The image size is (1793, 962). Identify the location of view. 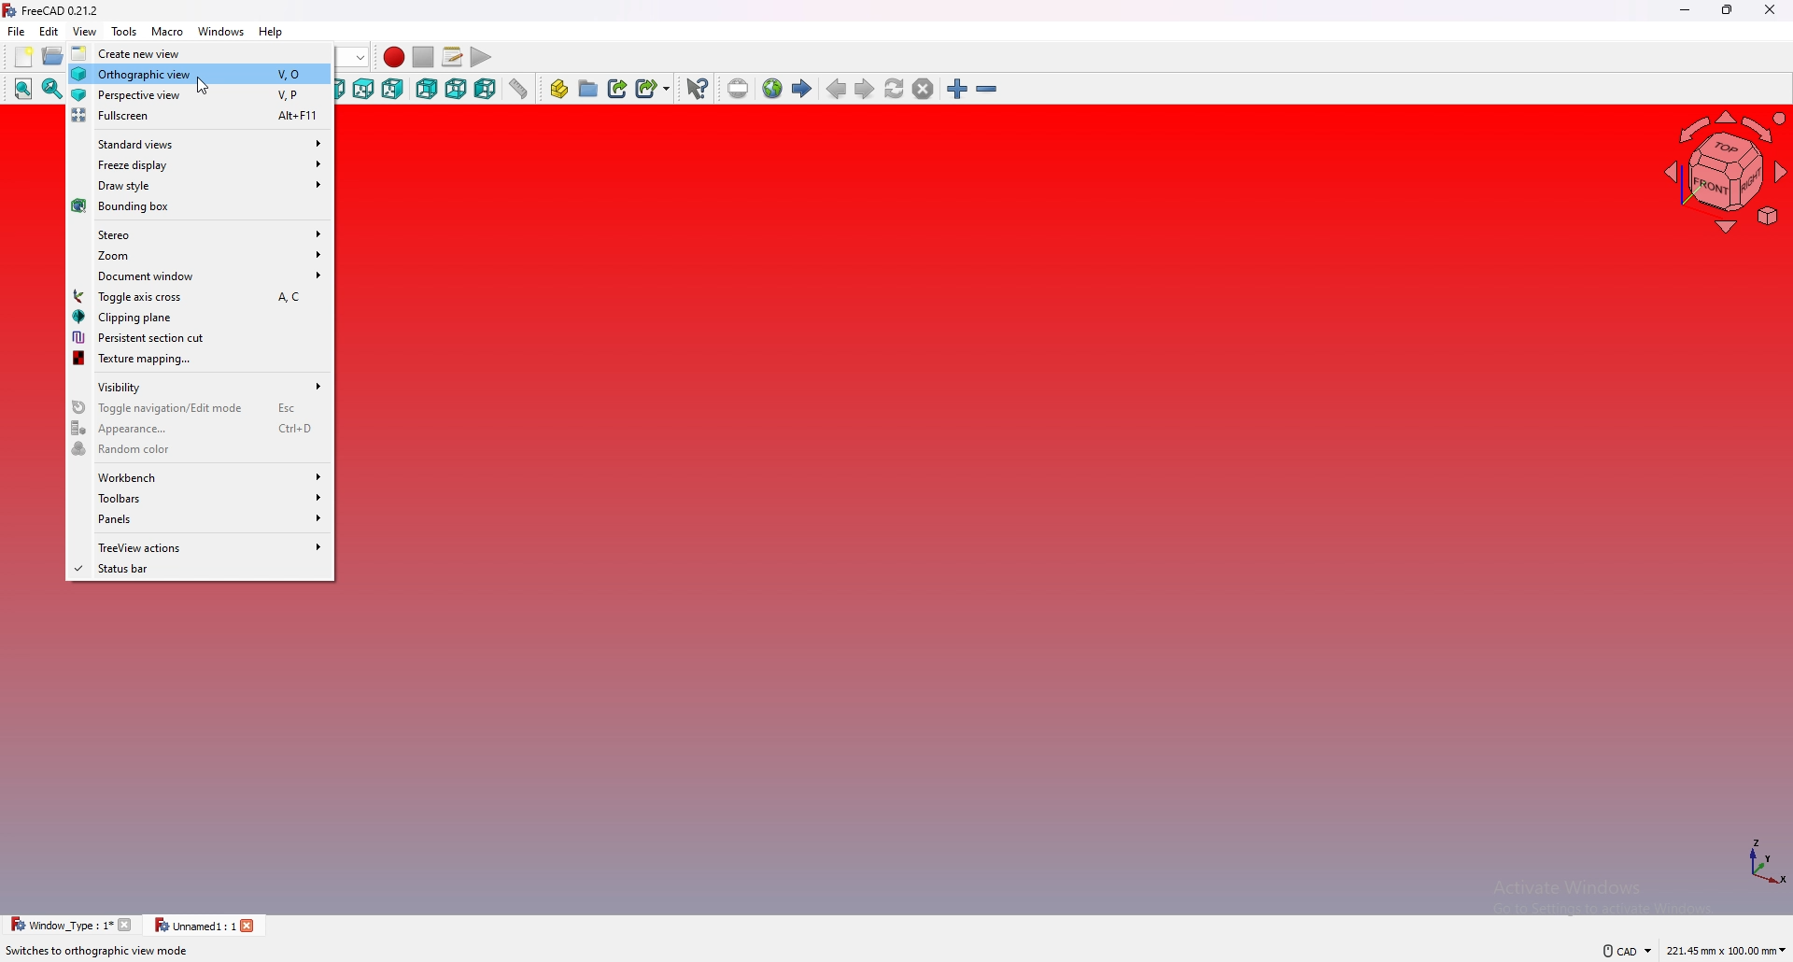
(86, 31).